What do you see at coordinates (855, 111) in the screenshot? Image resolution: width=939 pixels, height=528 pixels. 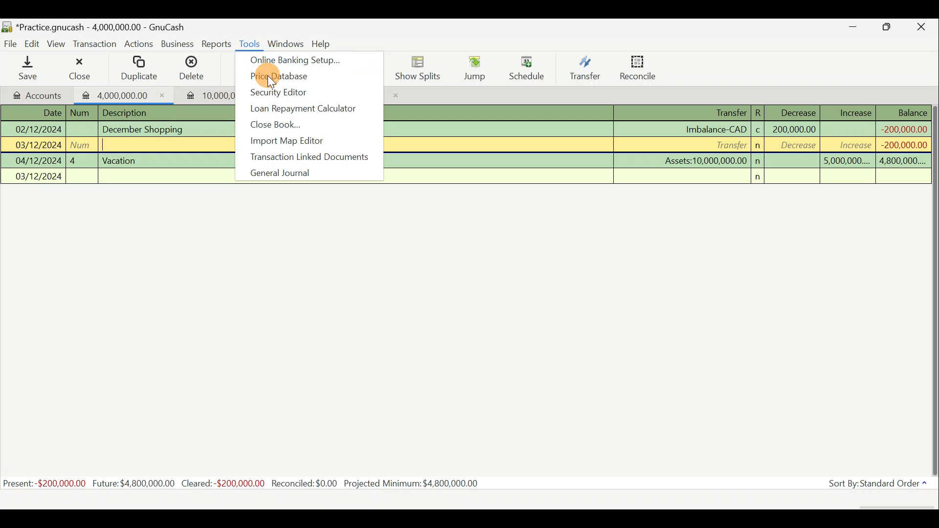 I see `Increase` at bounding box center [855, 111].